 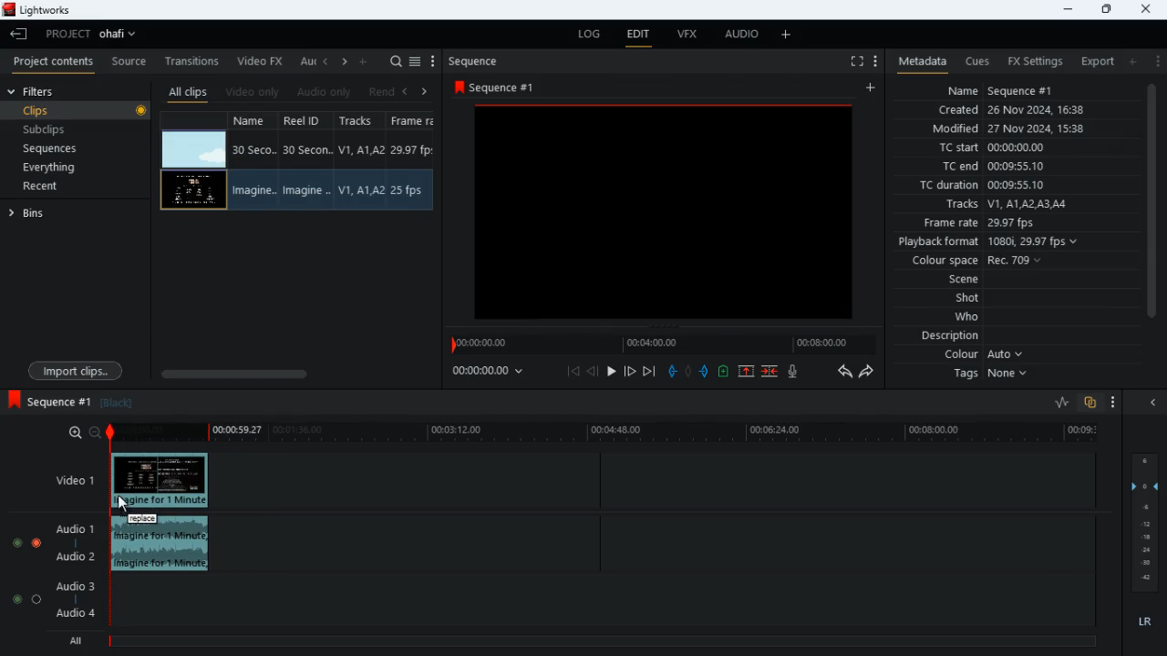 What do you see at coordinates (55, 169) in the screenshot?
I see `everything` at bounding box center [55, 169].